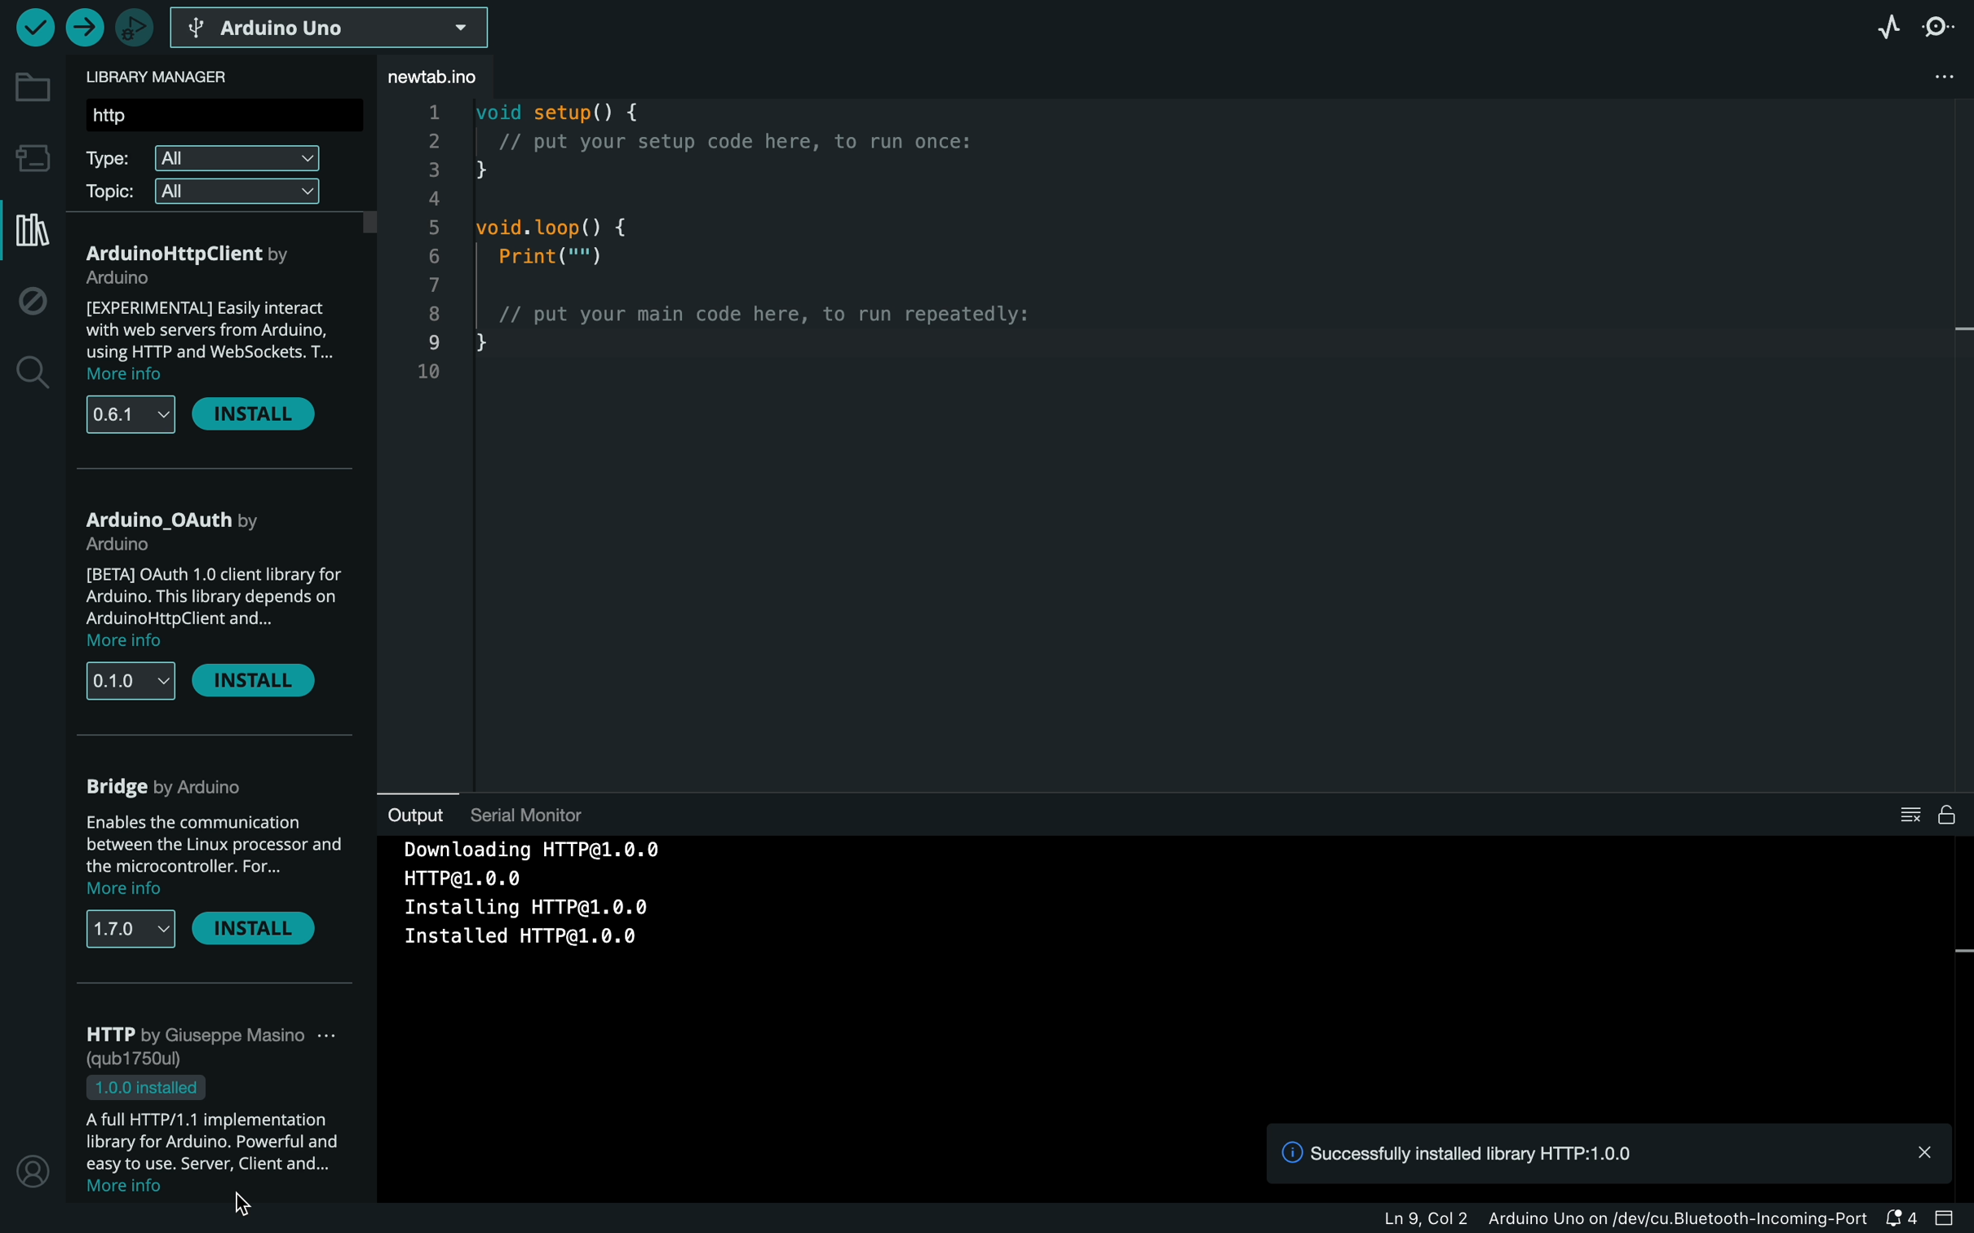 Image resolution: width=1974 pixels, height=1233 pixels. Describe the element at coordinates (236, 1203) in the screenshot. I see `cursor` at that location.